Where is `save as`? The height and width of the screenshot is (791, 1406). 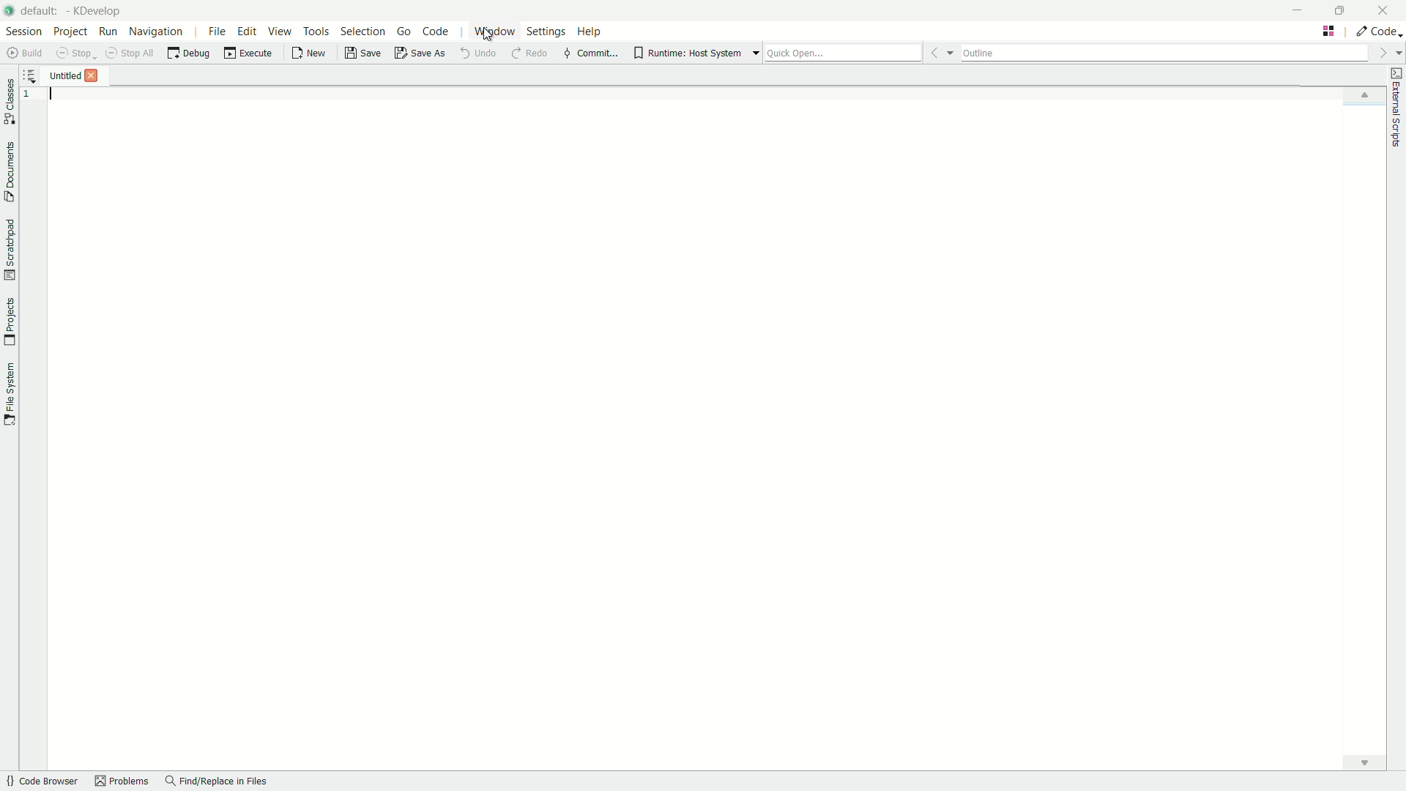 save as is located at coordinates (420, 52).